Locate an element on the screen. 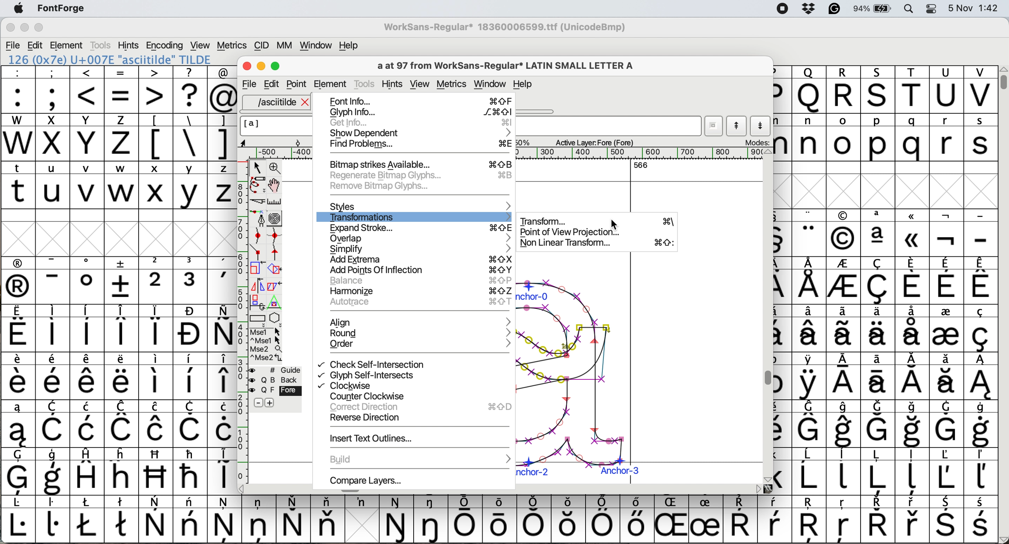 The height and width of the screenshot is (544, 1009). Vertical scroll bar is located at coordinates (765, 379).